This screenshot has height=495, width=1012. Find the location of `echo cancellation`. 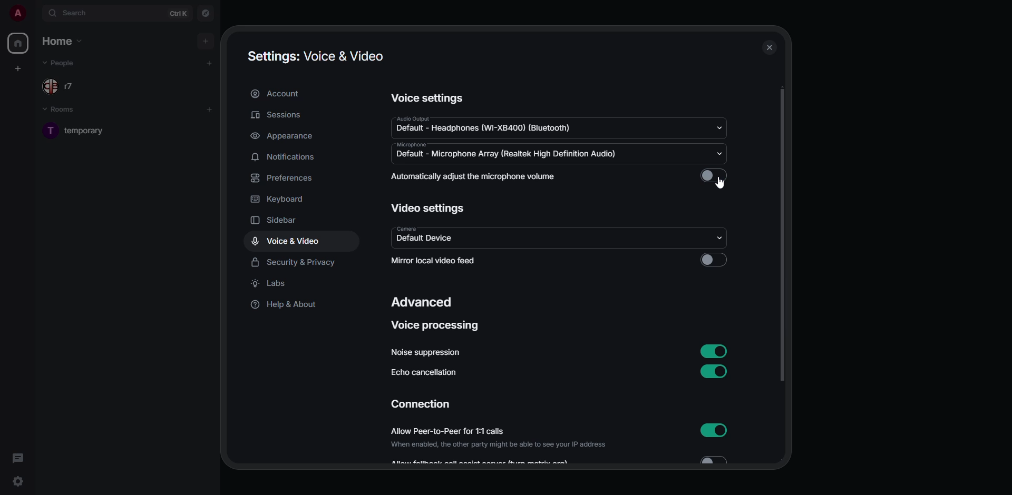

echo cancellation is located at coordinates (425, 373).